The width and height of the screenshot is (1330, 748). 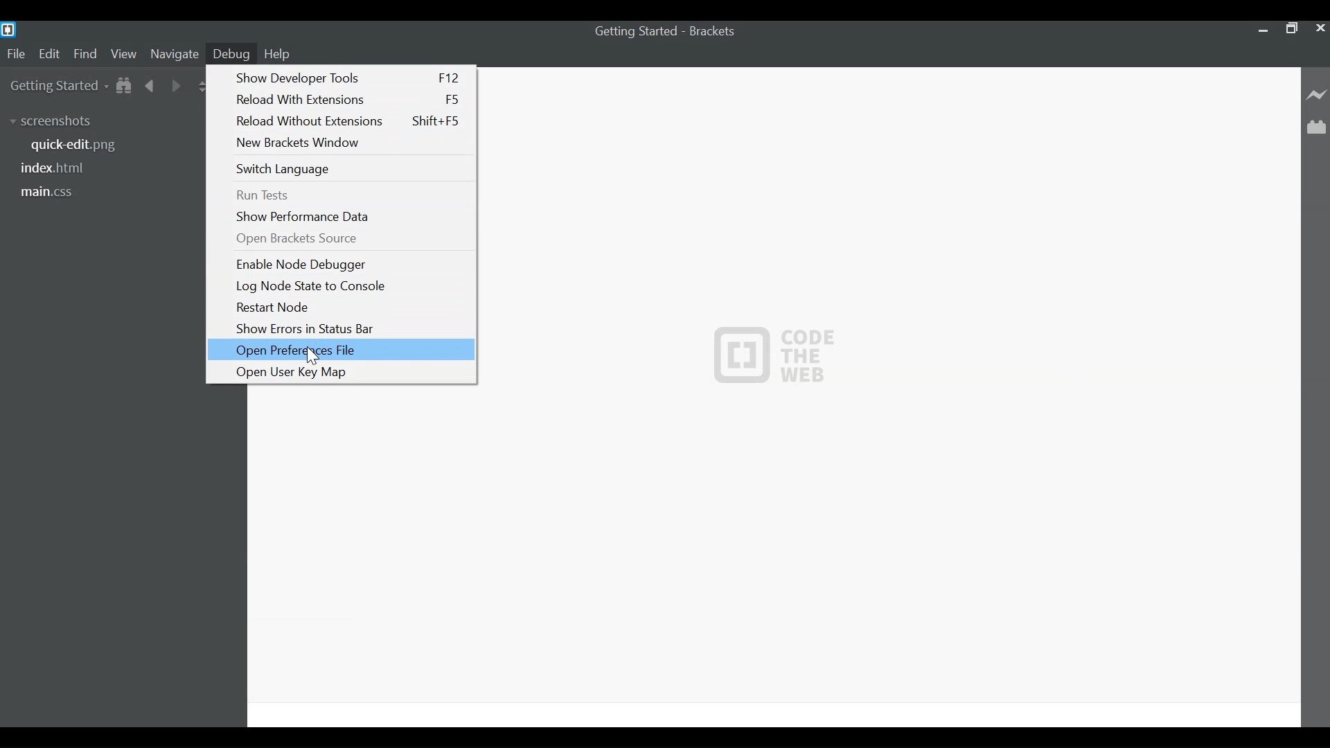 I want to click on Cursor, so click(x=317, y=357).